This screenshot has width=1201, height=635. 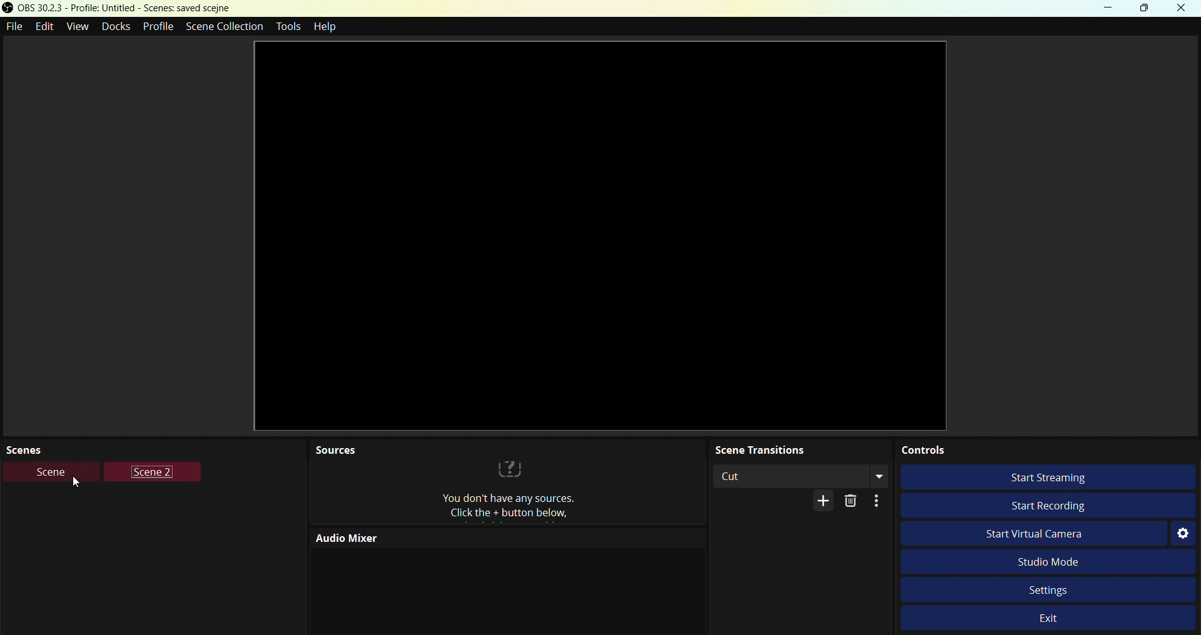 I want to click on Start streaming, so click(x=1053, y=477).